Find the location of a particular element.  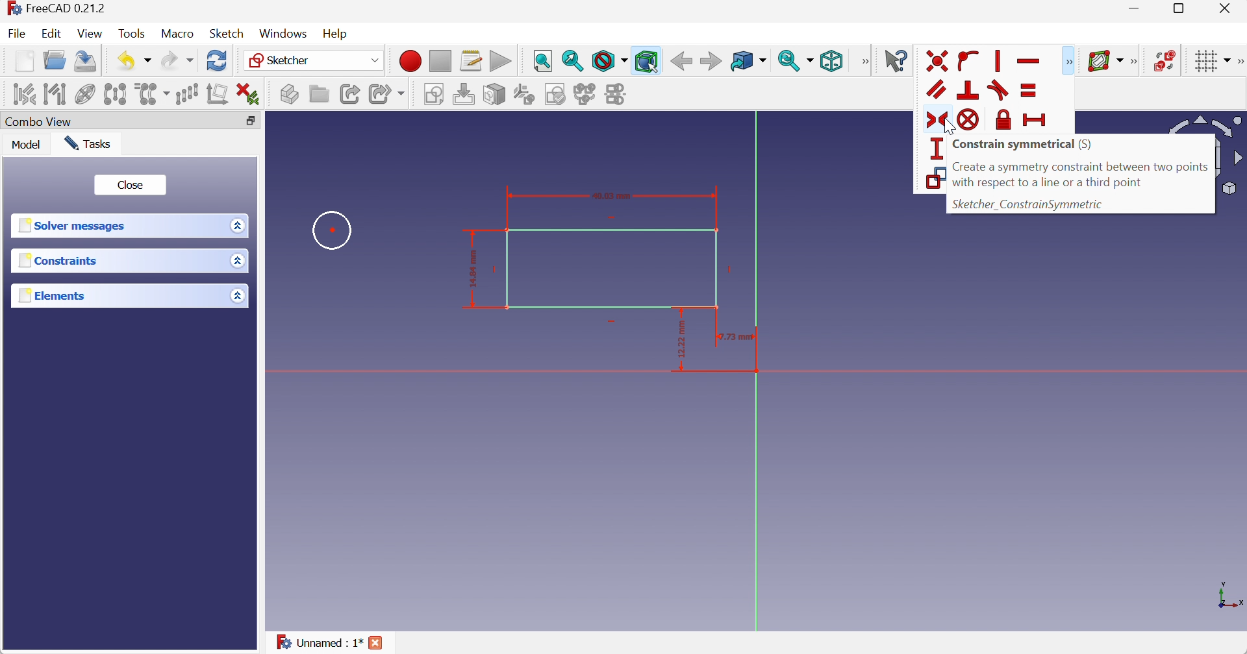

Constrain vertical distance is located at coordinates (934, 148).